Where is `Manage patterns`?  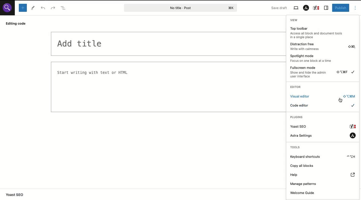
Manage patterns is located at coordinates (303, 184).